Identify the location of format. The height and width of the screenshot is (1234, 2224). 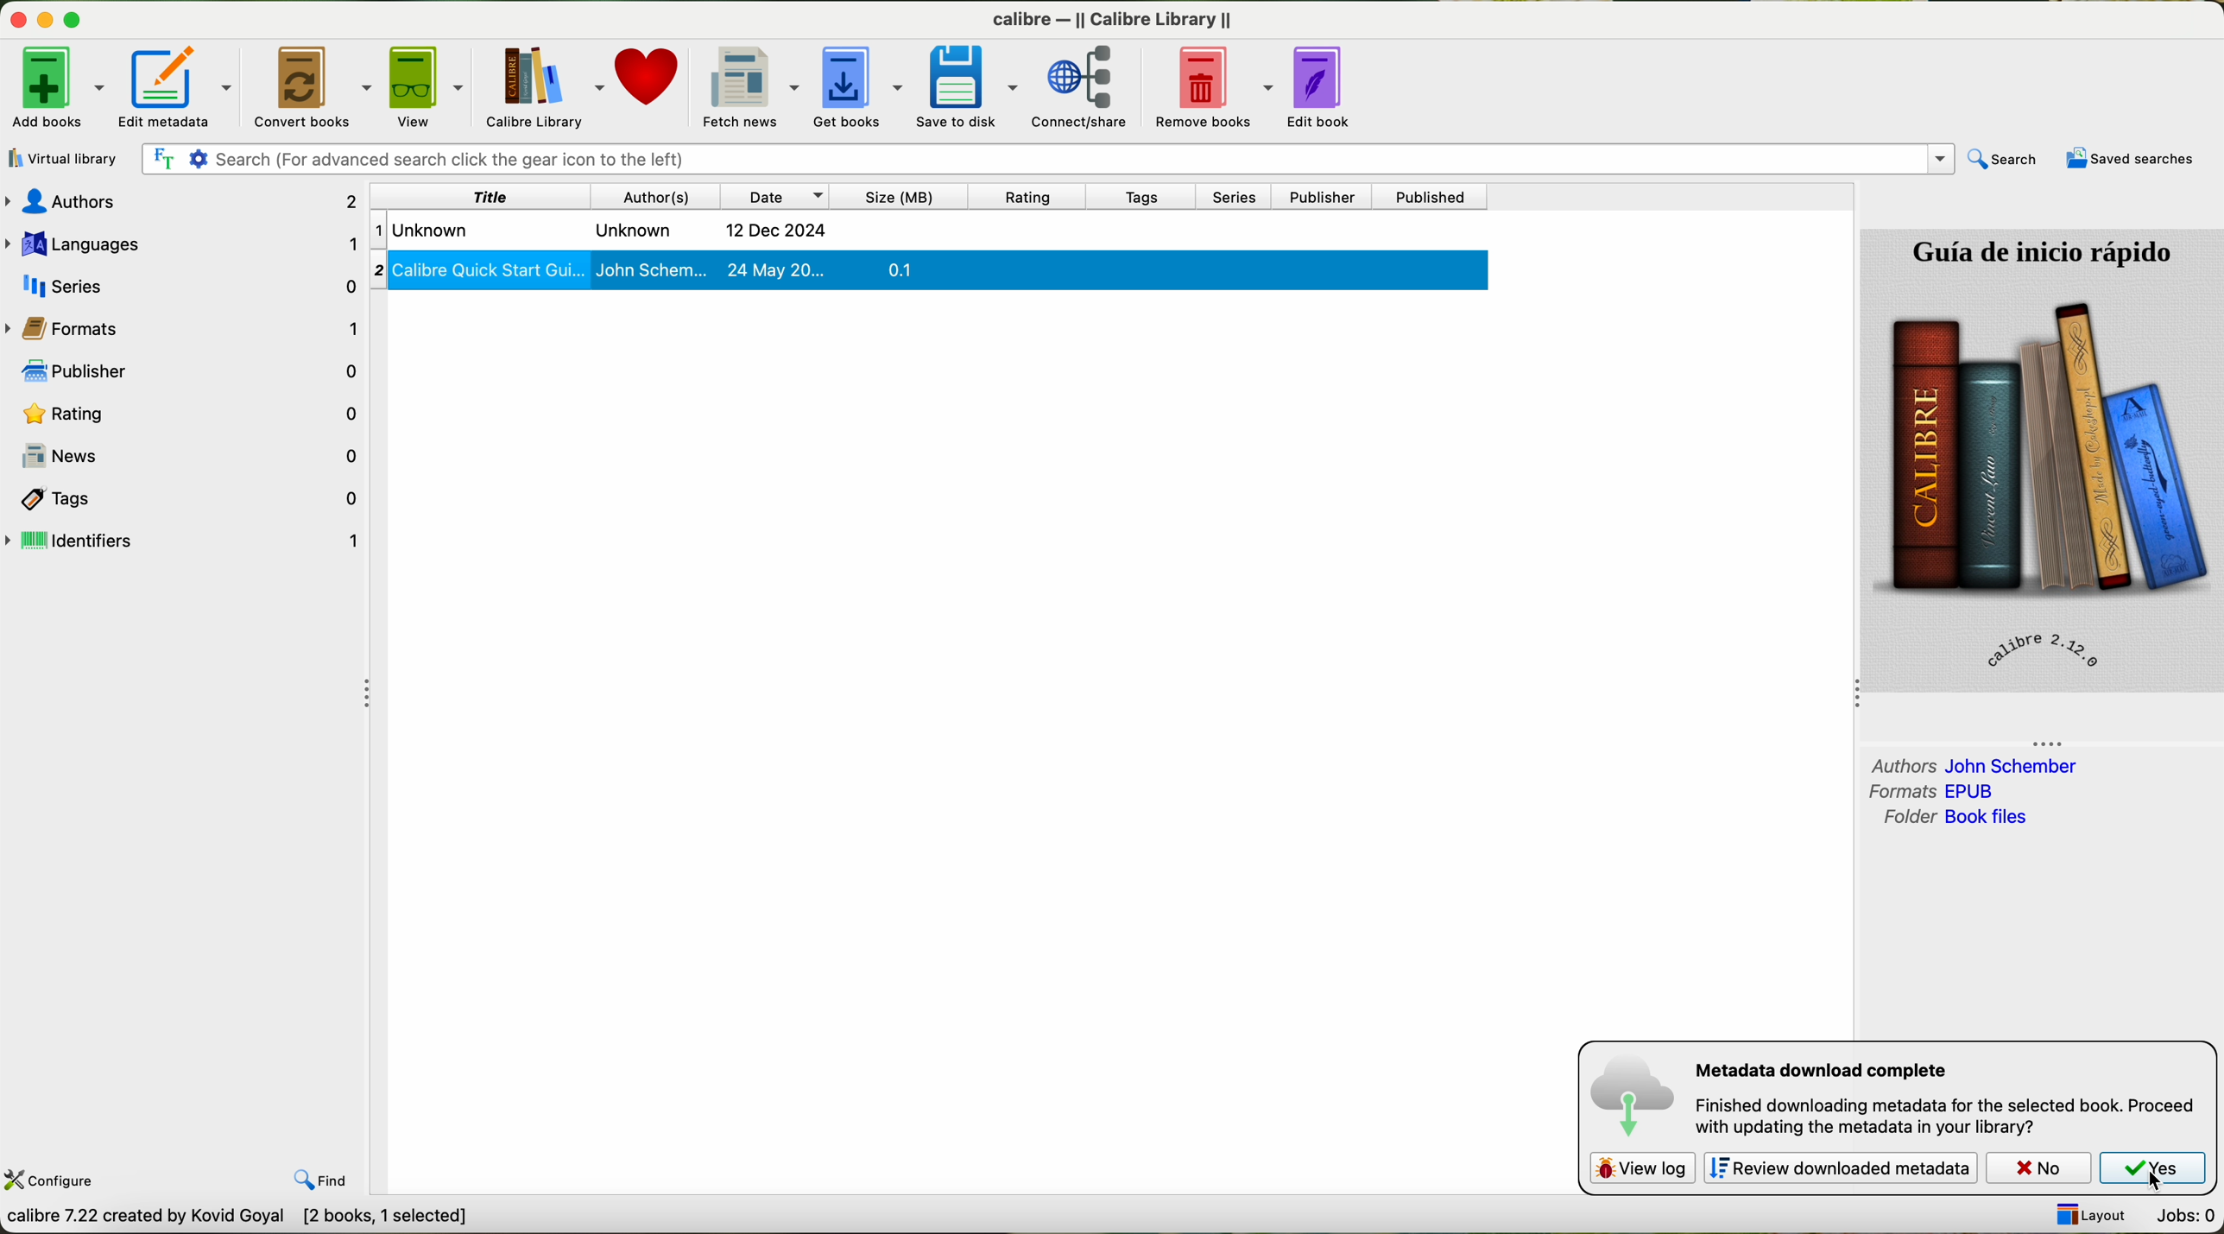
(86, 330).